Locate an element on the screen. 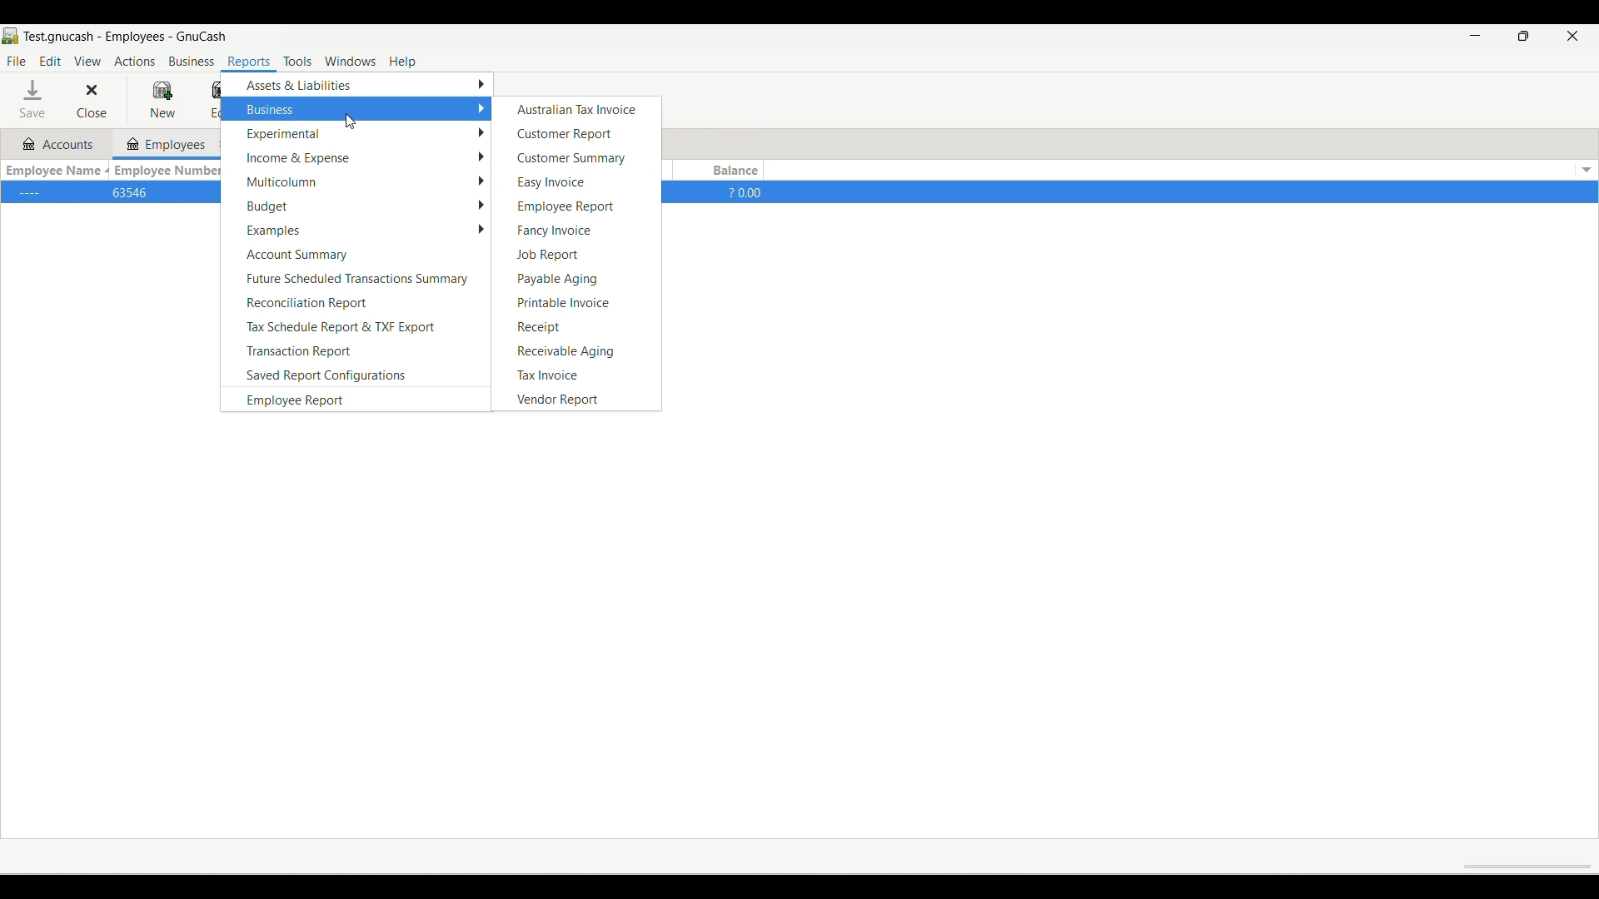  Australian tax invoice is located at coordinates (577, 108).